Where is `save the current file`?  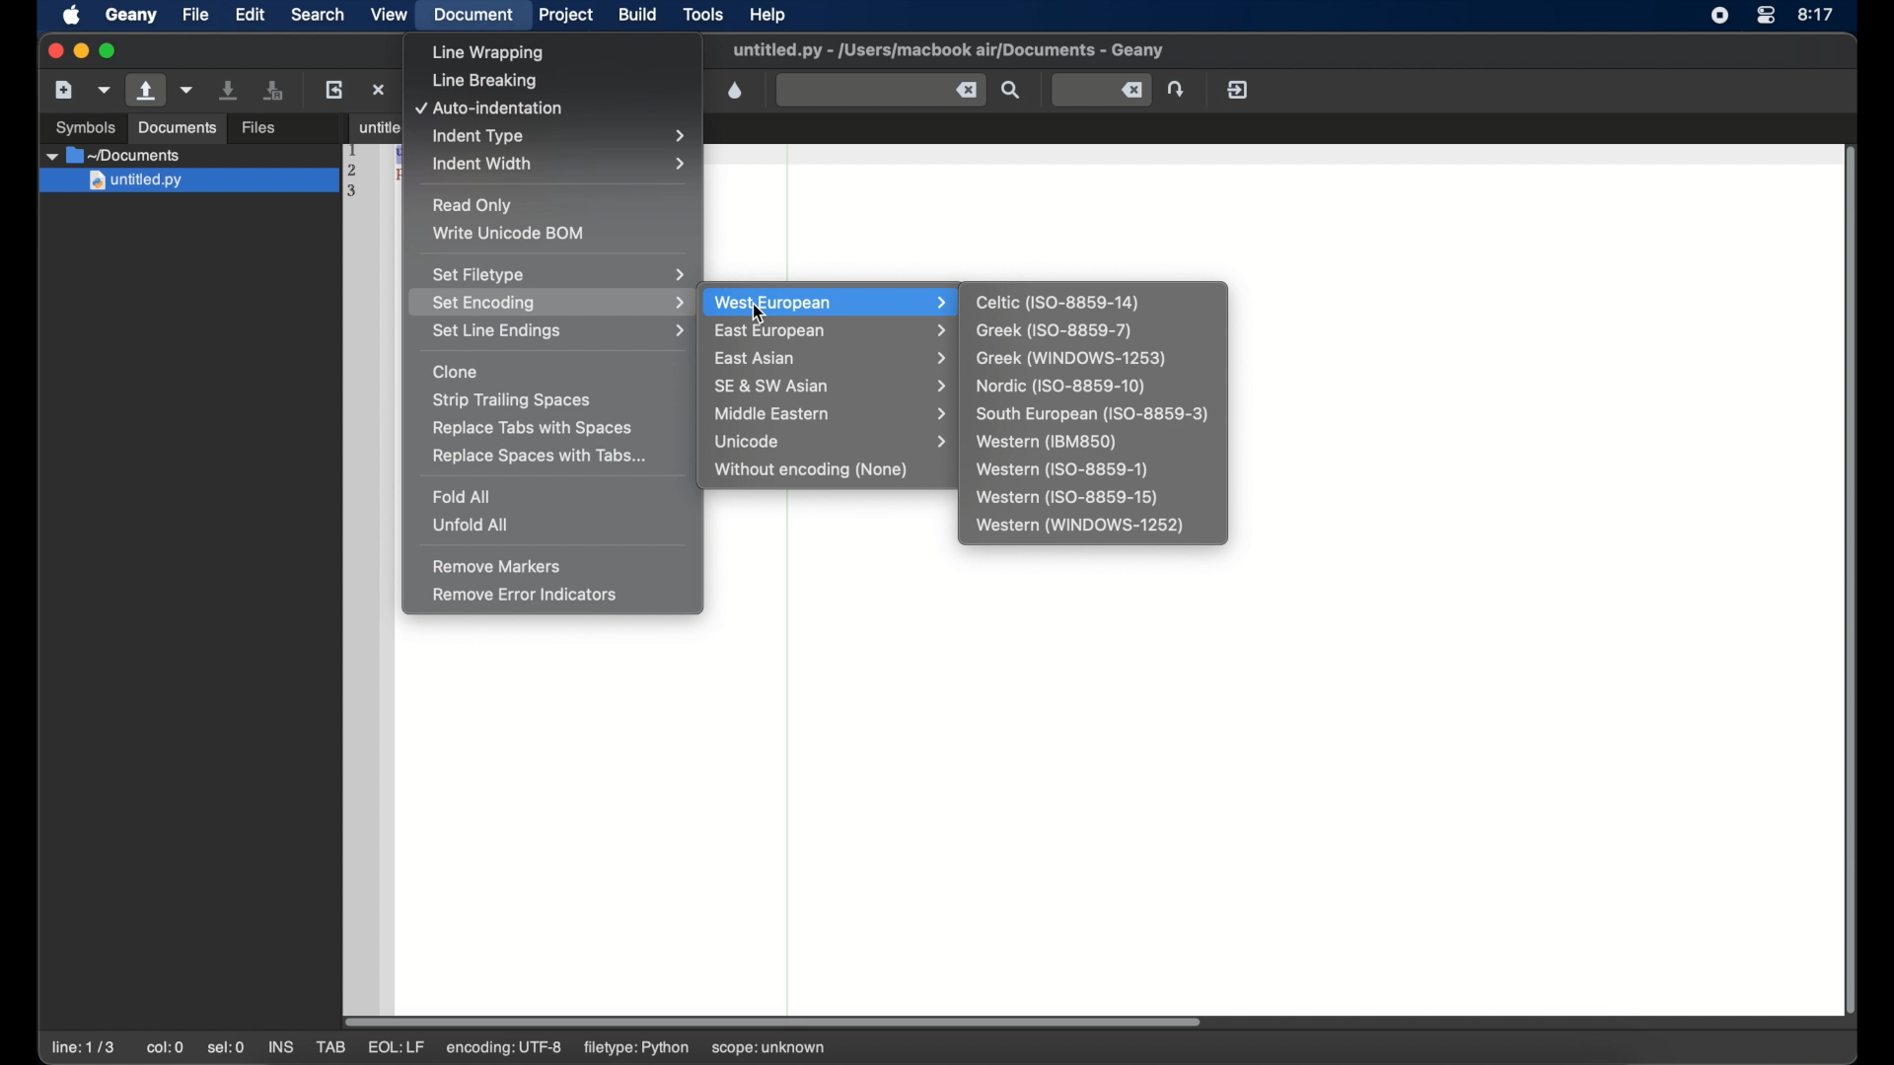 save the current file is located at coordinates (229, 90).